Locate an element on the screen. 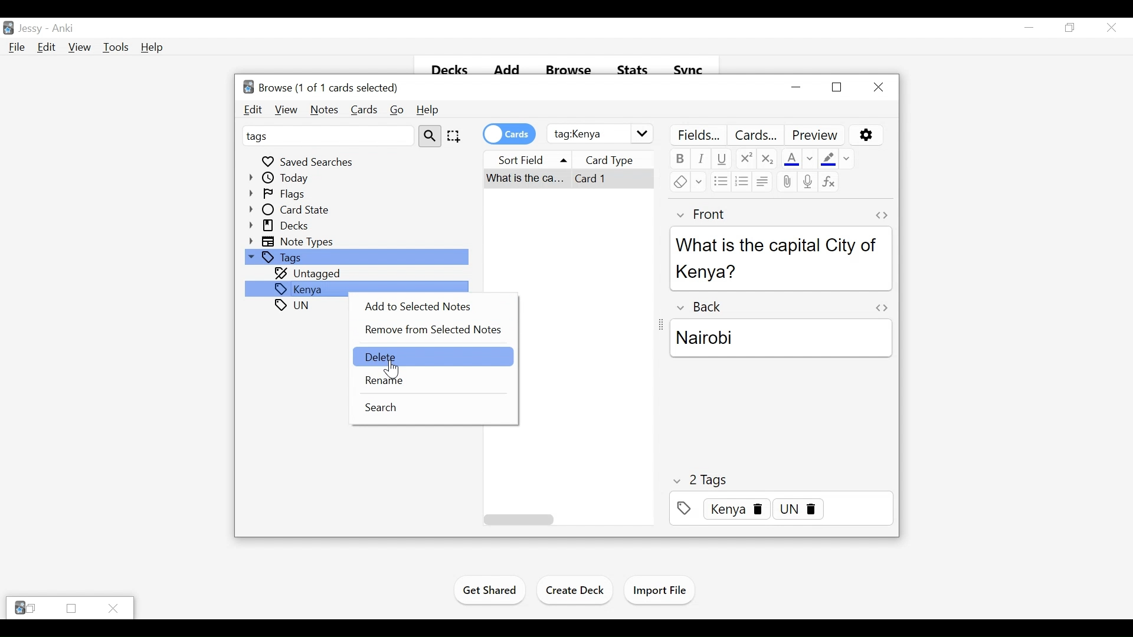 This screenshot has height=637, width=1133. Help is located at coordinates (427, 110).